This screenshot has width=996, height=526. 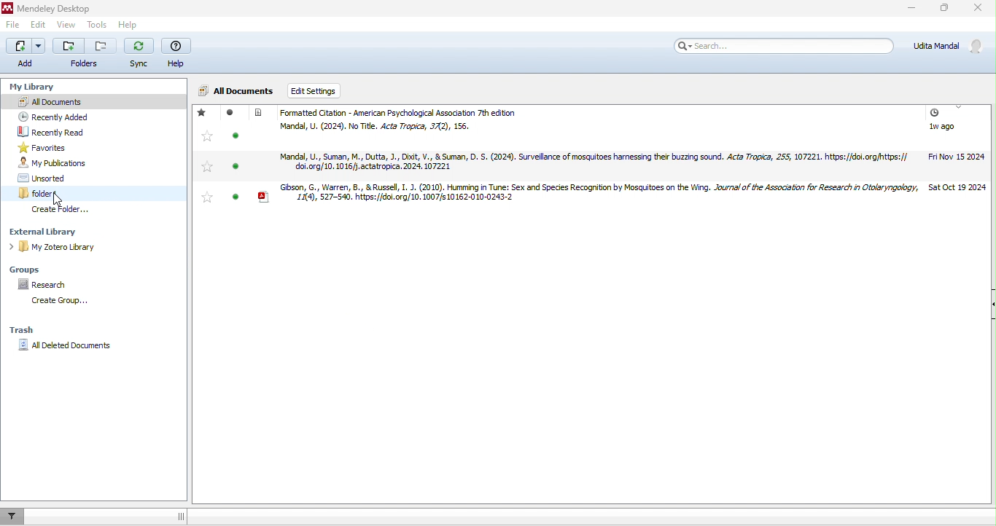 I want to click on add, so click(x=28, y=54).